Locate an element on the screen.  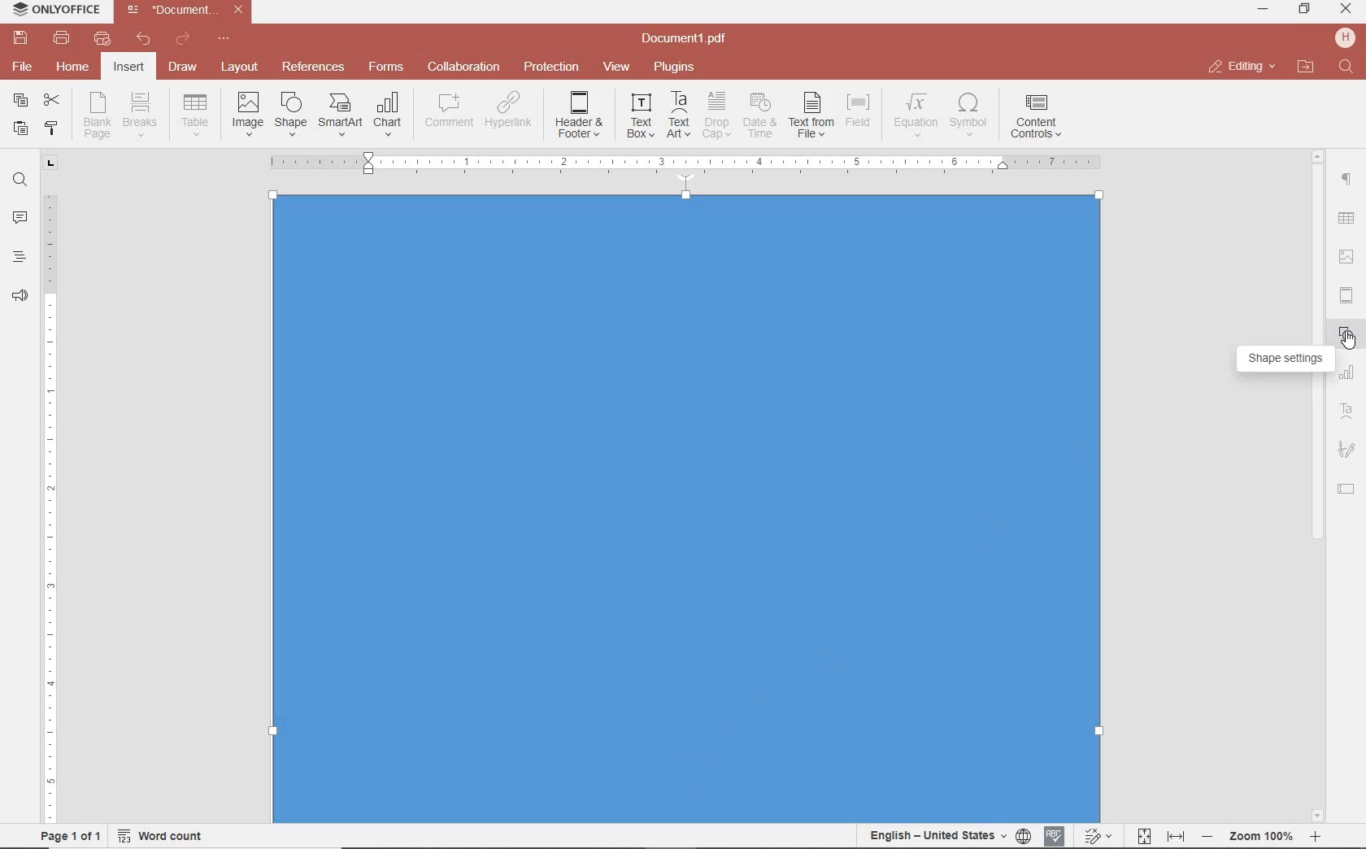
page 1 of 1 is located at coordinates (67, 834).